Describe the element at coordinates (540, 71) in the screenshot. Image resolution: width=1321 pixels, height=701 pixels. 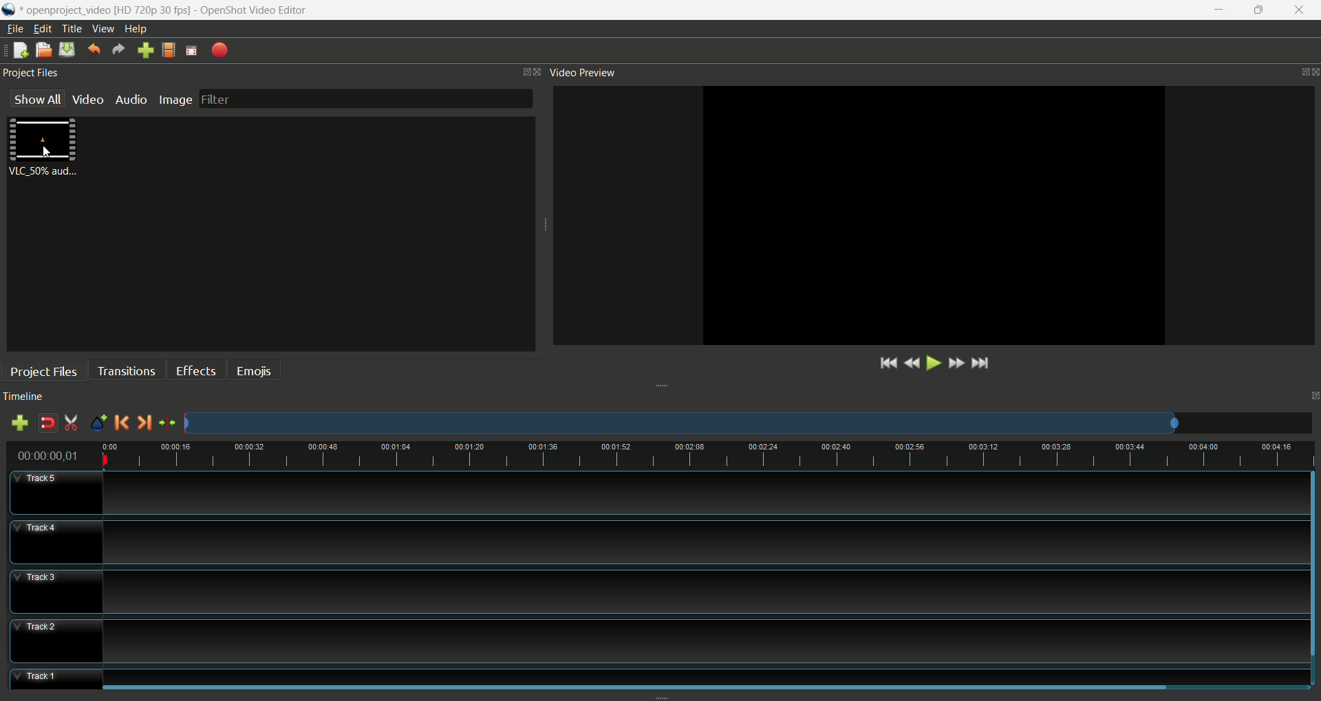
I see `close window` at that location.